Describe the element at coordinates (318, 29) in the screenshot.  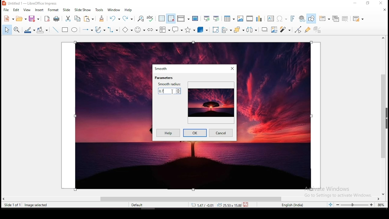
I see `toggle extrusion` at that location.